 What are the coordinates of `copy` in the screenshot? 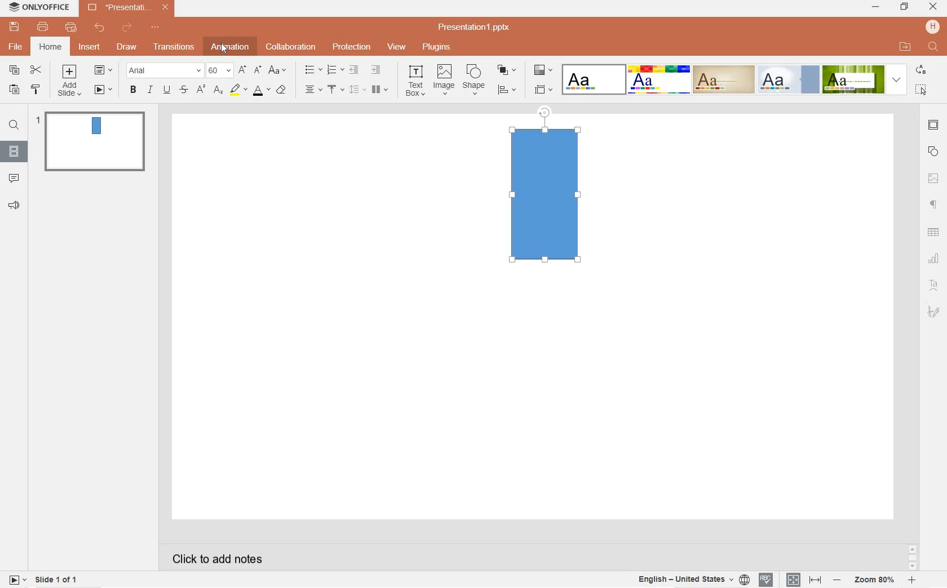 It's located at (15, 70).